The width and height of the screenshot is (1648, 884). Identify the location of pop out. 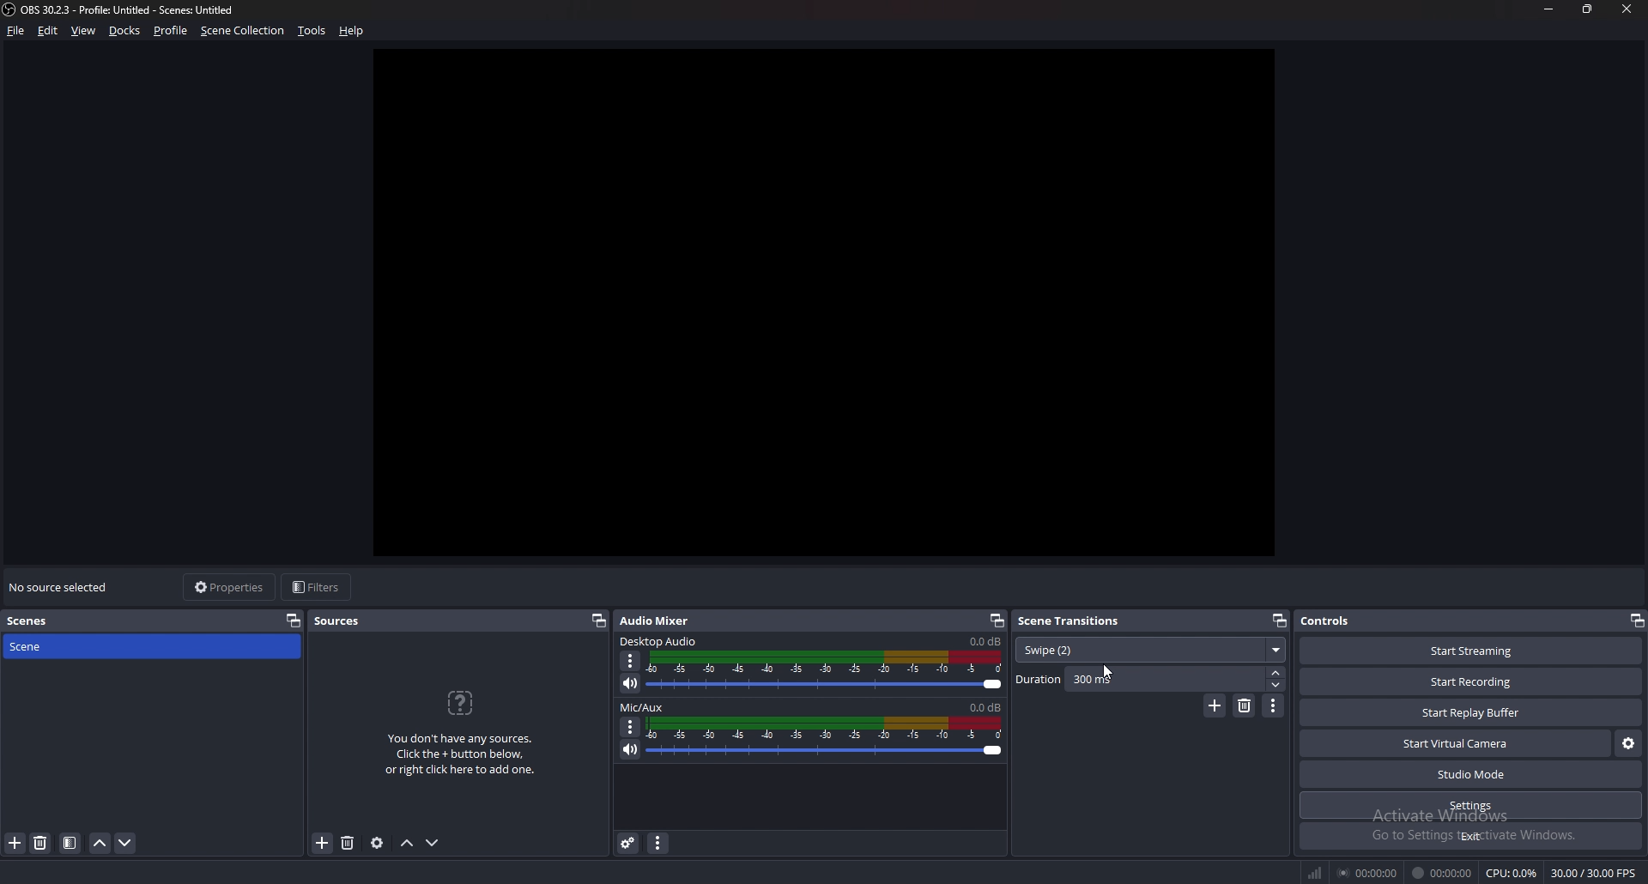
(1278, 621).